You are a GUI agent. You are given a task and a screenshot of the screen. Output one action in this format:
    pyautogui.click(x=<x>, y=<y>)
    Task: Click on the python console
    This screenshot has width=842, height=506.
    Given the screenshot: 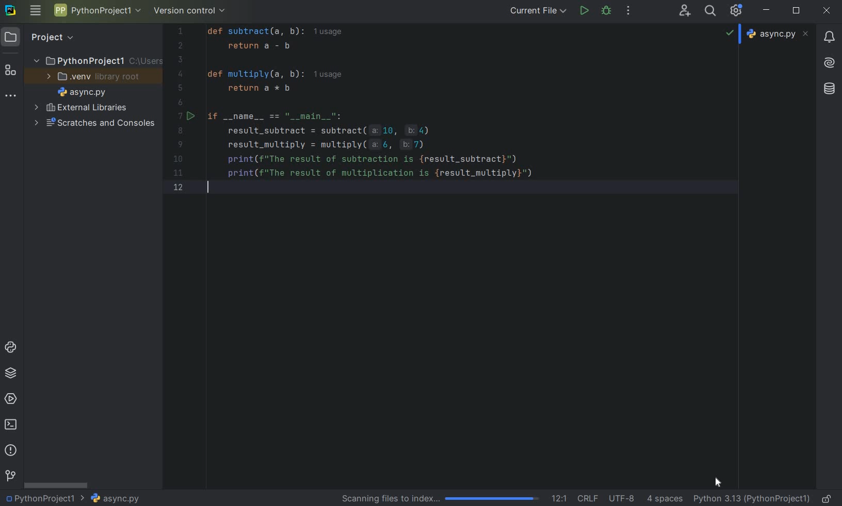 What is the action you would take?
    pyautogui.click(x=11, y=348)
    